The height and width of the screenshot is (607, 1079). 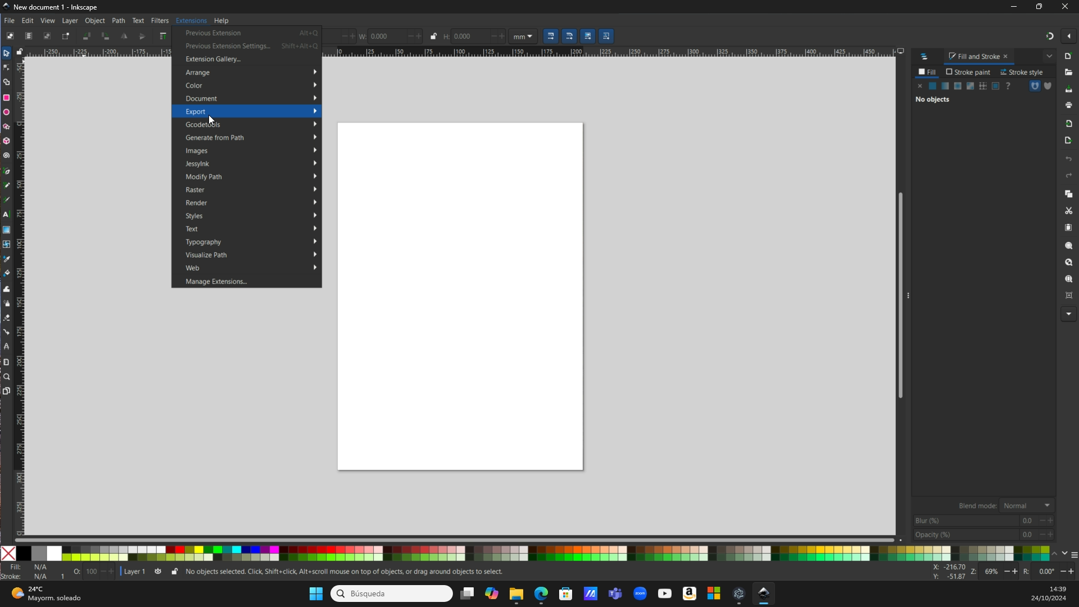 I want to click on Box, so click(x=1041, y=7).